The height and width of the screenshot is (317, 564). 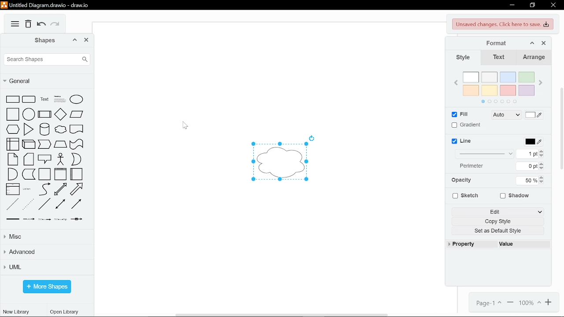 What do you see at coordinates (45, 204) in the screenshot?
I see `line` at bounding box center [45, 204].